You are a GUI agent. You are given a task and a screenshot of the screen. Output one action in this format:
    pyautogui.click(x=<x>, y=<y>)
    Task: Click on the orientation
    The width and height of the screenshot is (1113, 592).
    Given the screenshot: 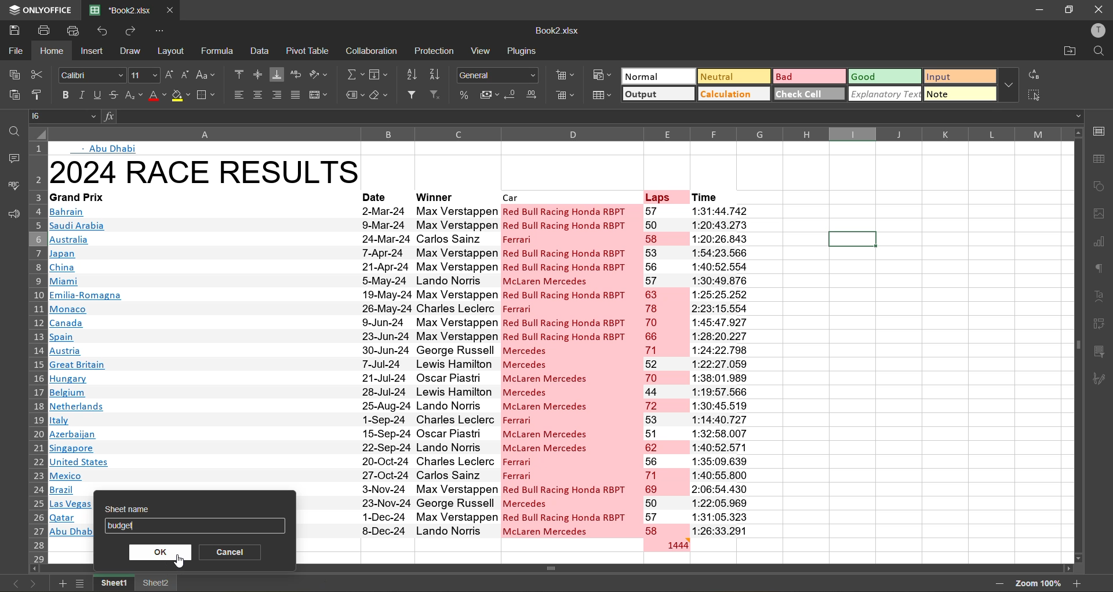 What is the action you would take?
    pyautogui.click(x=320, y=76)
    